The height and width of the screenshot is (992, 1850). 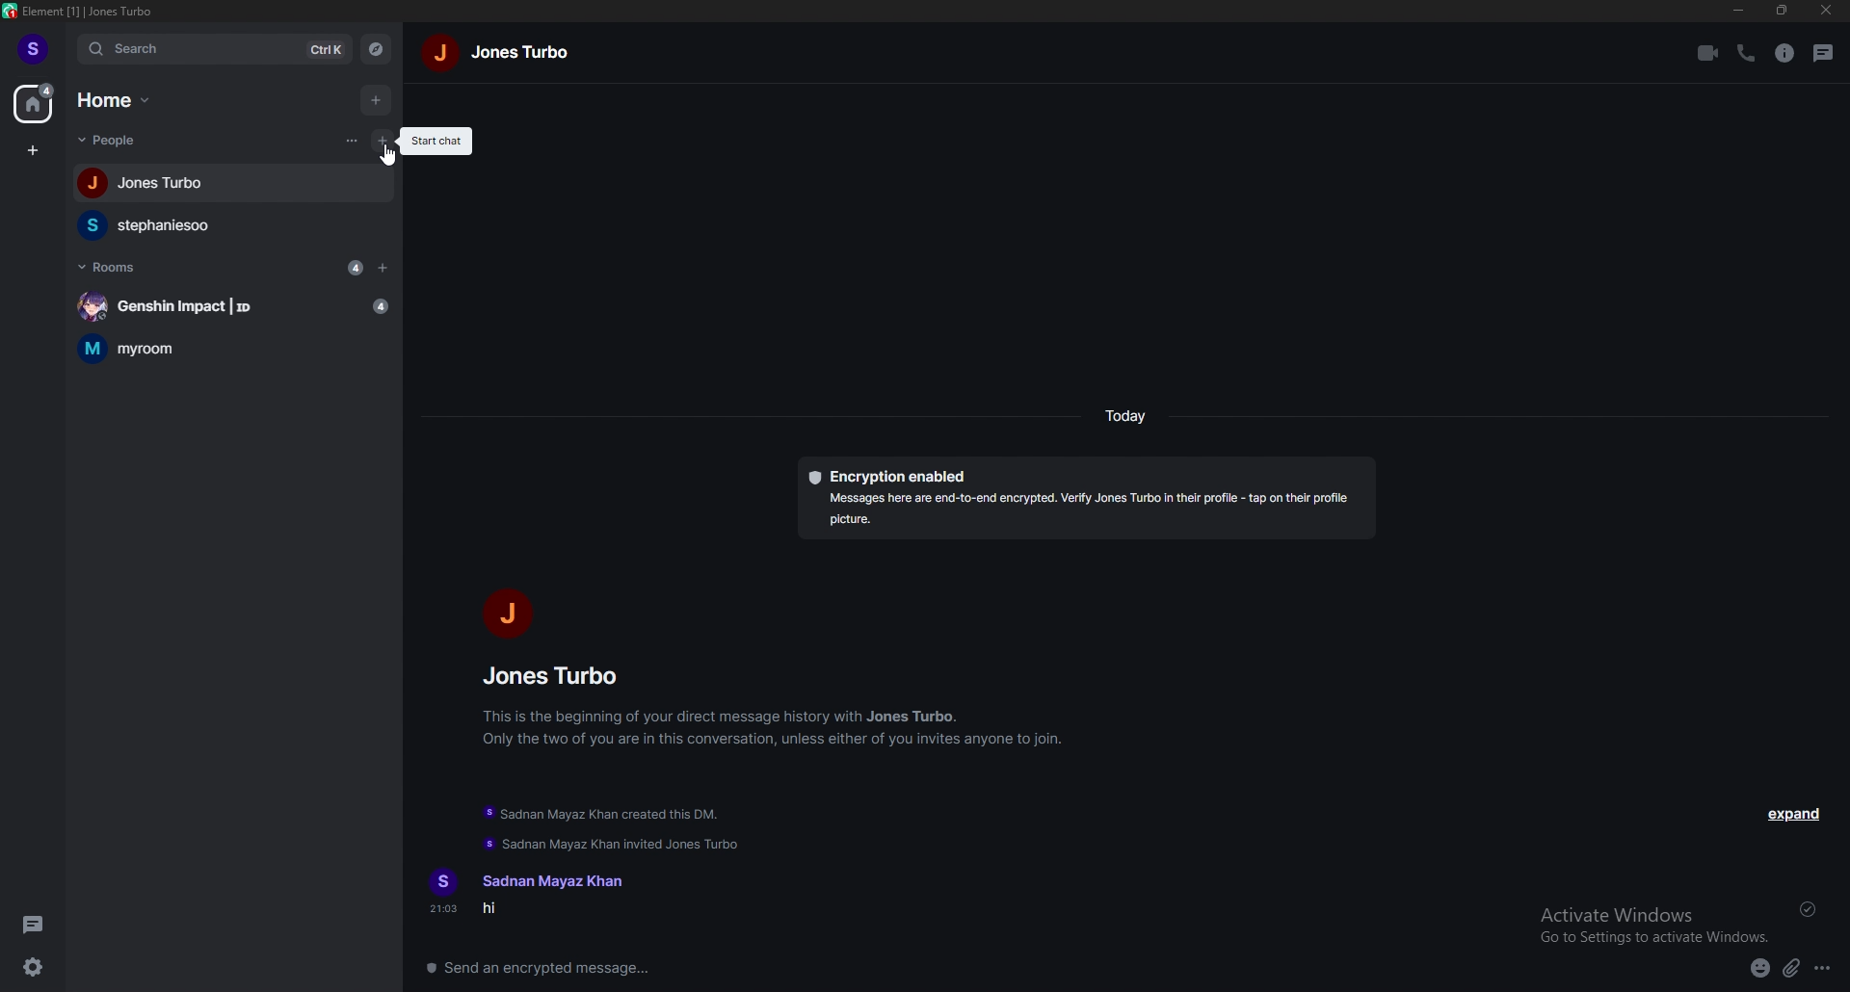 I want to click on people, so click(x=115, y=141).